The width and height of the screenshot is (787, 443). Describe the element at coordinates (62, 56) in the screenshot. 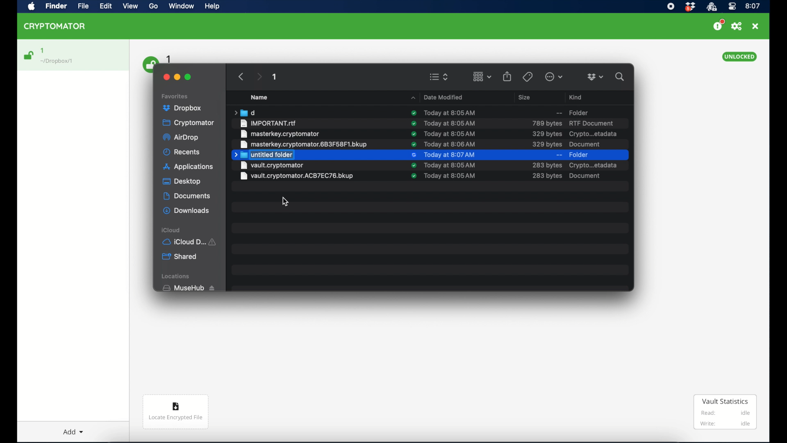

I see `1 Dropbox/1` at that location.